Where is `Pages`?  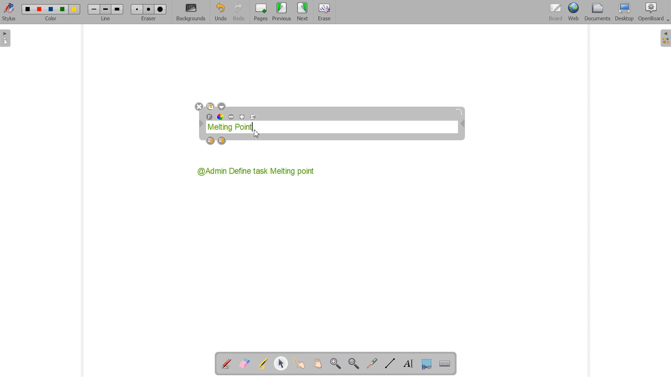
Pages is located at coordinates (260, 12).